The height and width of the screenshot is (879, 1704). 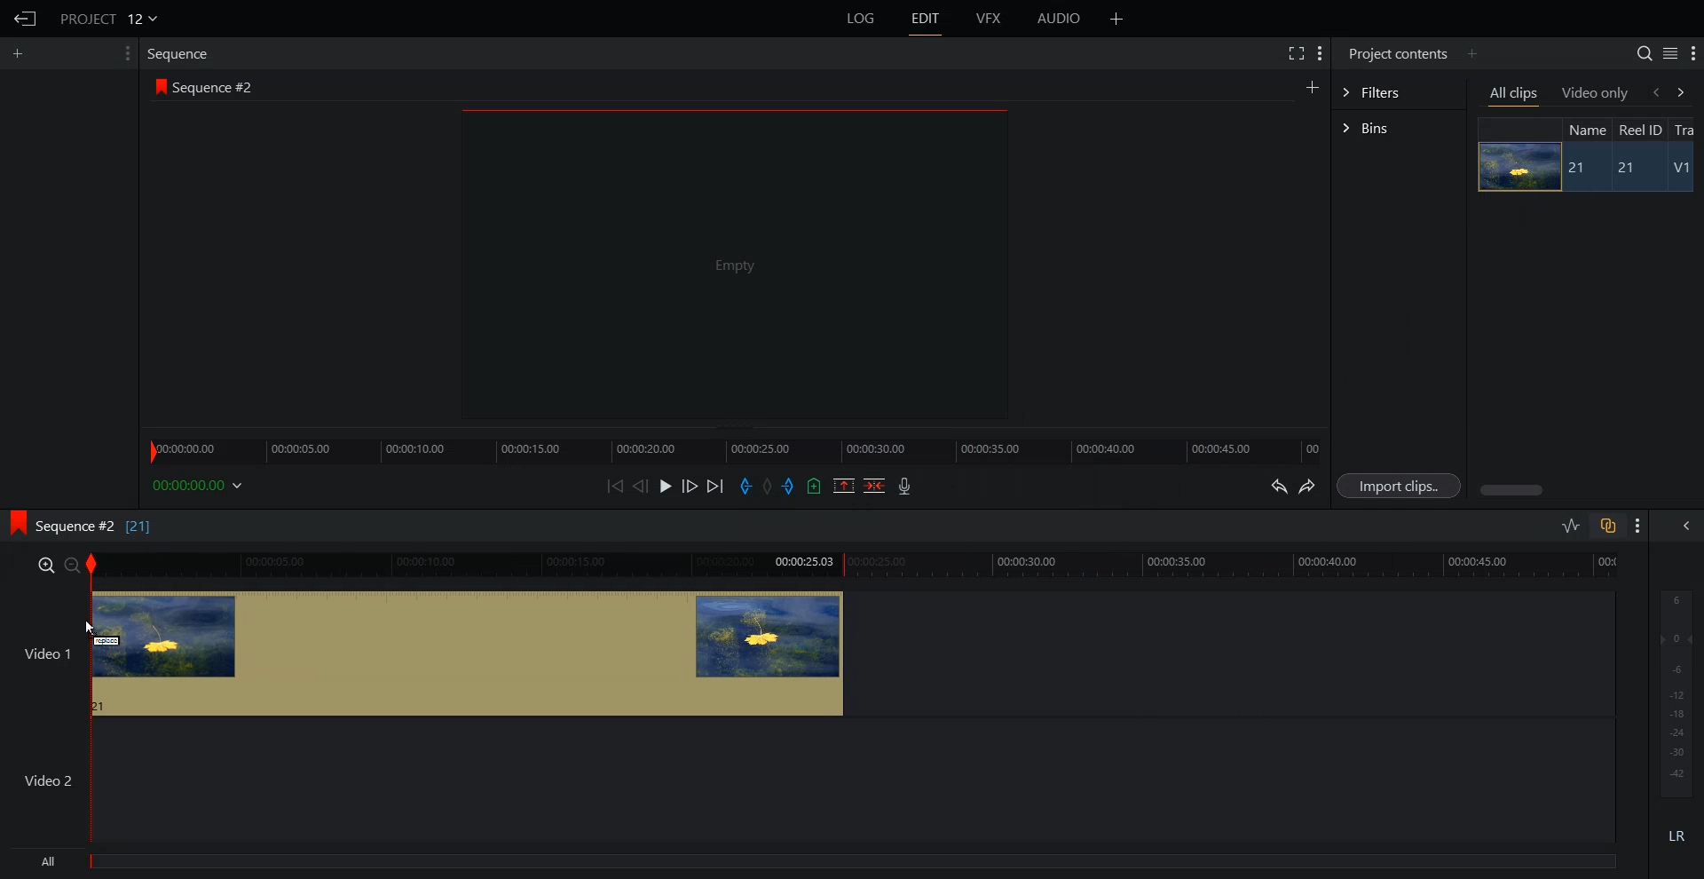 What do you see at coordinates (1402, 487) in the screenshot?
I see `Import clips` at bounding box center [1402, 487].